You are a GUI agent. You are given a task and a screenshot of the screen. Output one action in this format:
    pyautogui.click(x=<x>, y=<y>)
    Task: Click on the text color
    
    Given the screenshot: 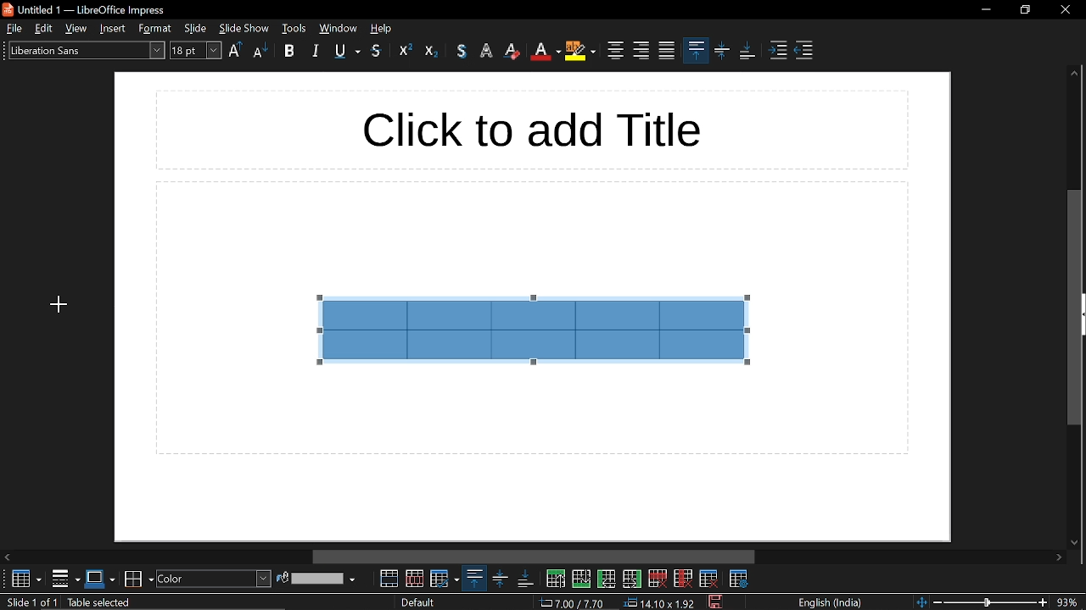 What is the action you would take?
    pyautogui.click(x=546, y=52)
    